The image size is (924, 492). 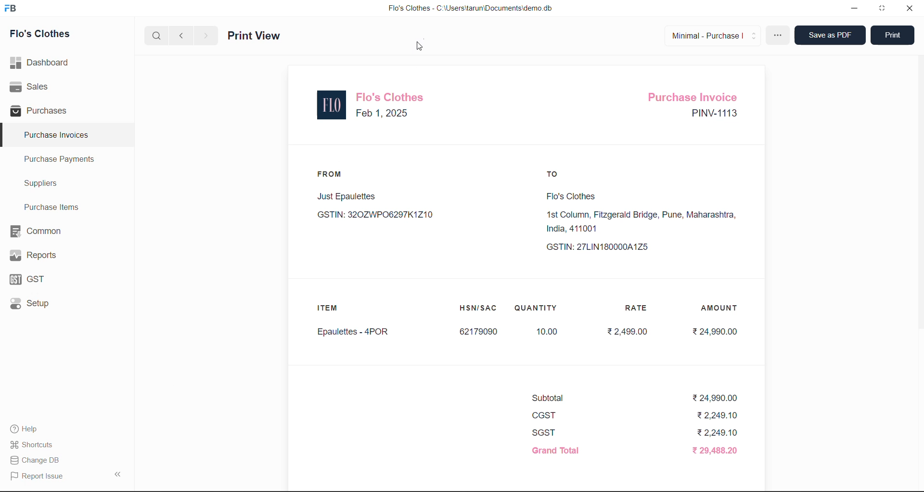 What do you see at coordinates (420, 48) in the screenshot?
I see `cursor` at bounding box center [420, 48].